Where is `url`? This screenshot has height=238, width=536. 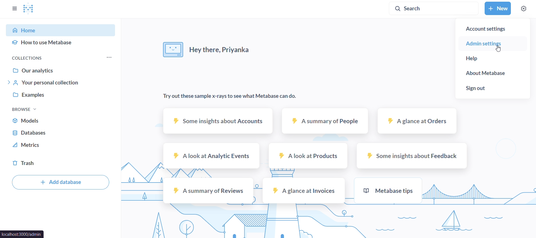
url is located at coordinates (22, 234).